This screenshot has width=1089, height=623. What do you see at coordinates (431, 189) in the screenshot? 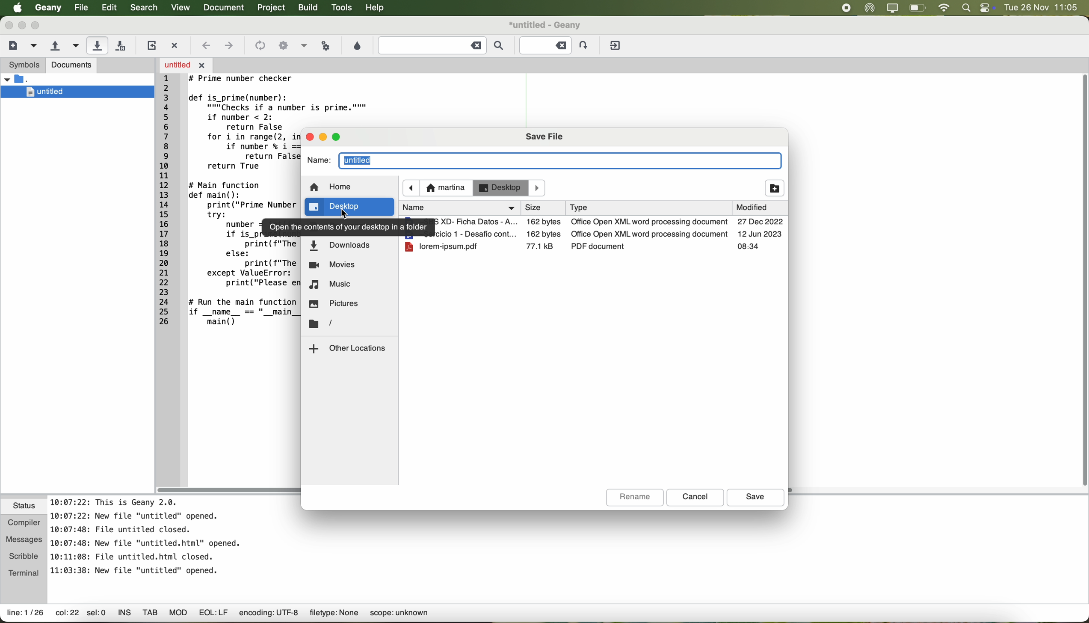
I see `icon` at bounding box center [431, 189].